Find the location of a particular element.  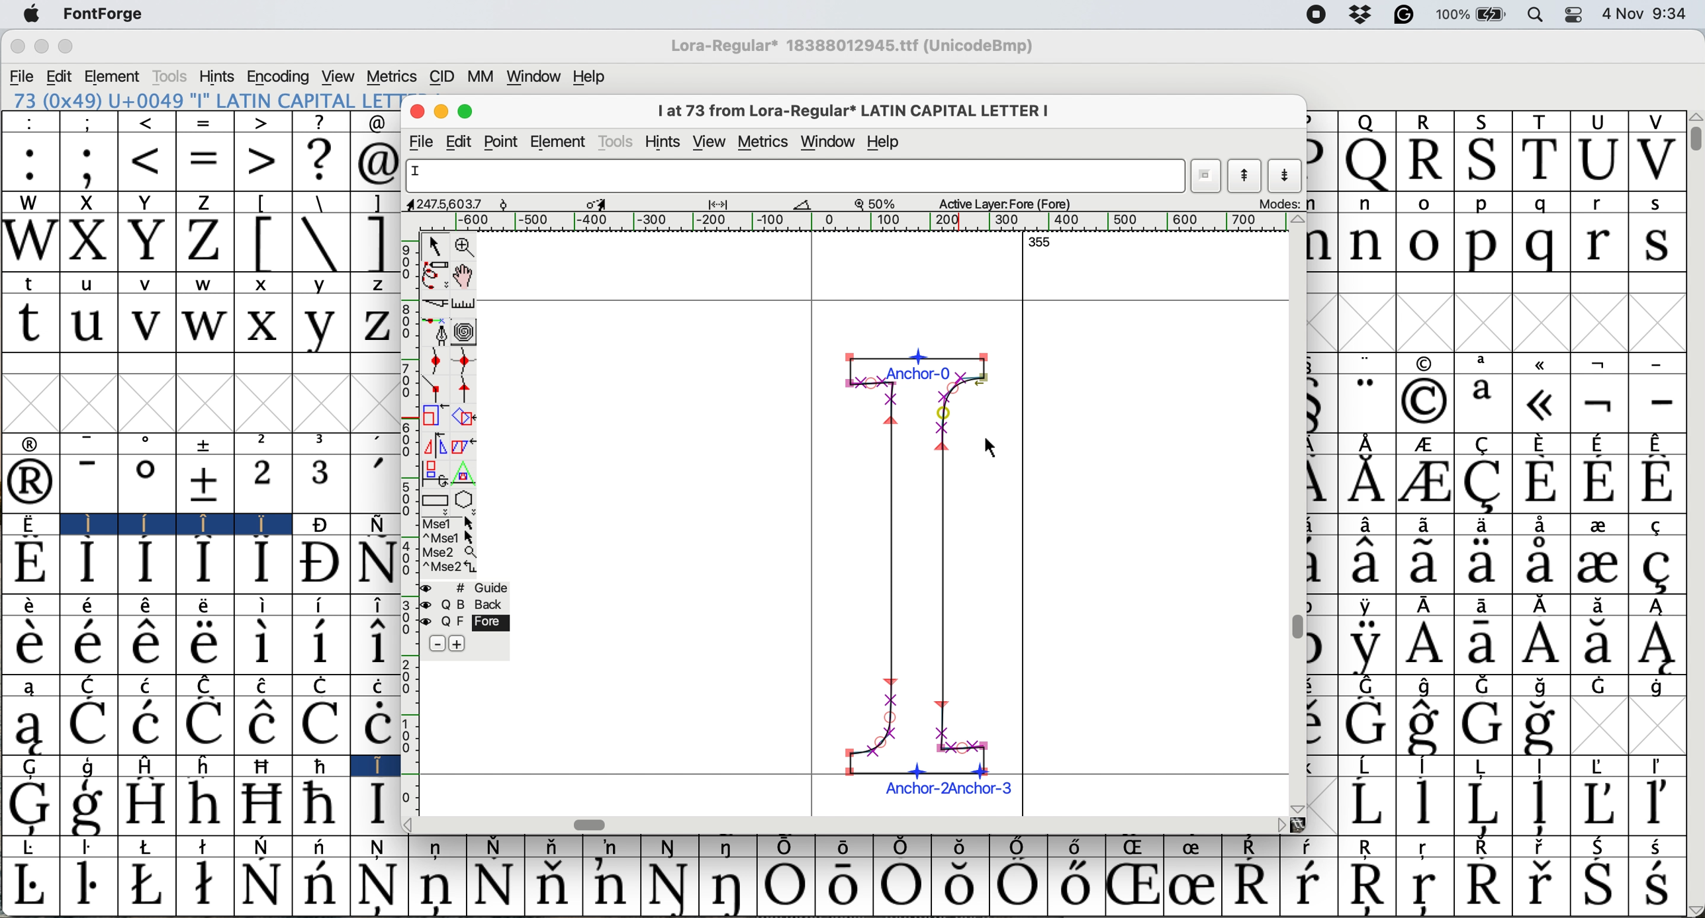

show next letter is located at coordinates (1287, 176).